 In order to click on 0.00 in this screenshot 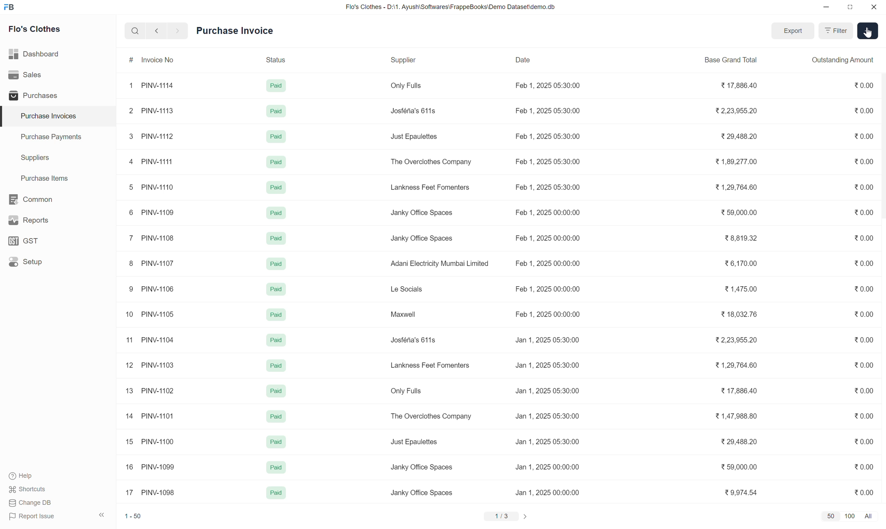, I will do `click(863, 390)`.